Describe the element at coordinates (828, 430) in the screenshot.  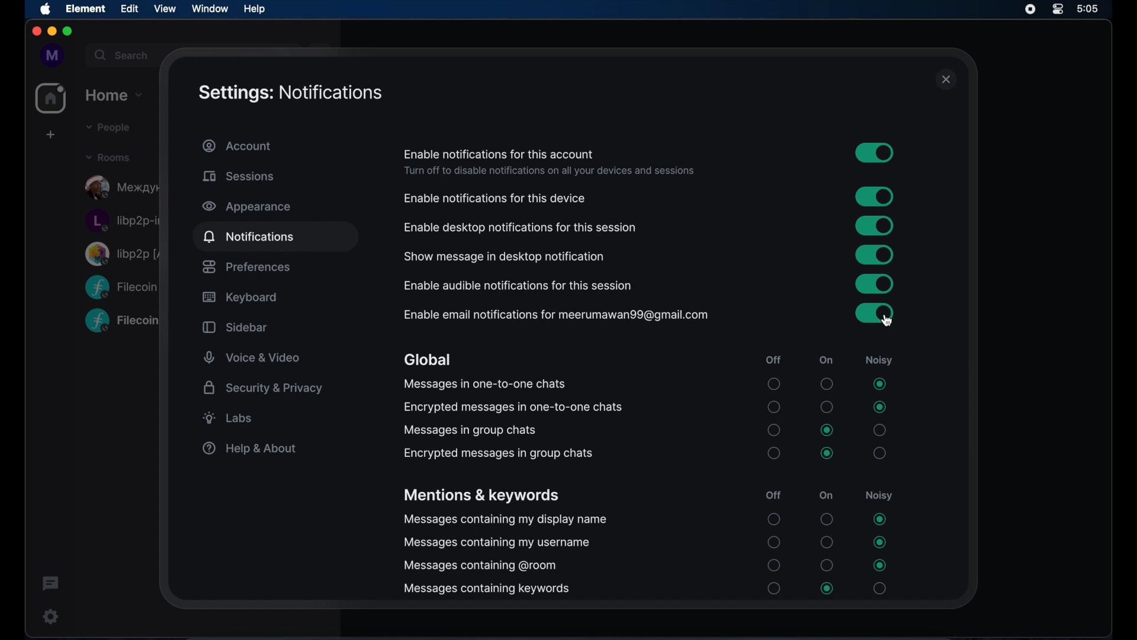
I see `radio button` at that location.